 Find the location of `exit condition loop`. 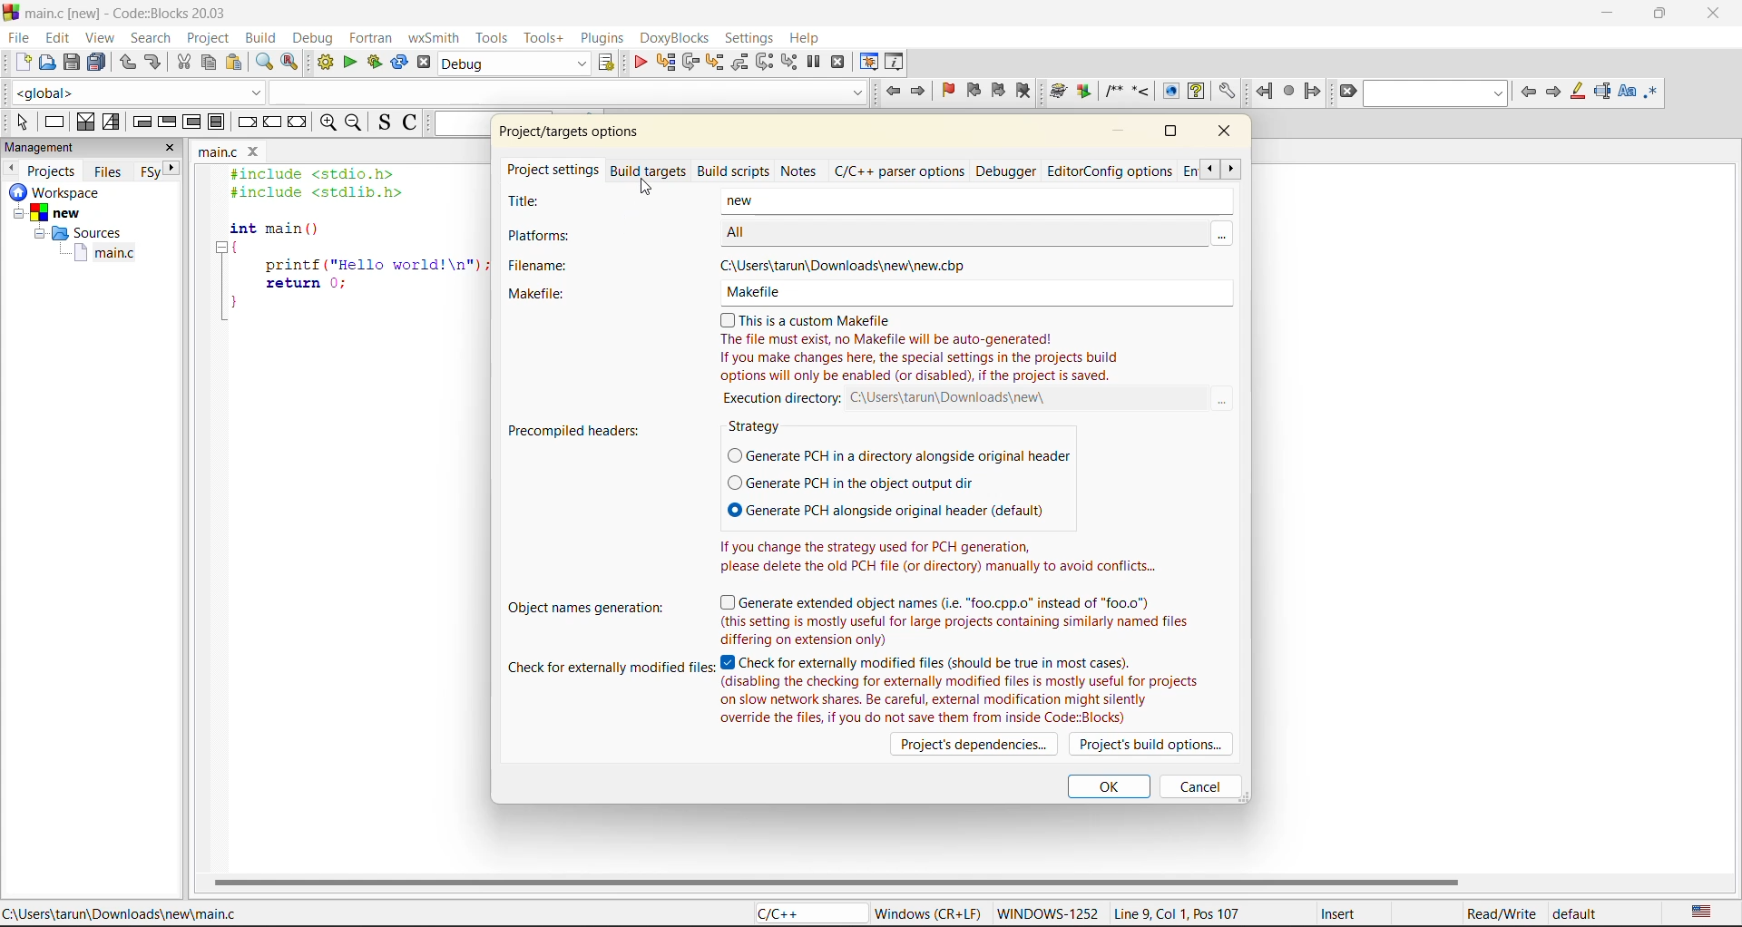

exit condition loop is located at coordinates (168, 122).